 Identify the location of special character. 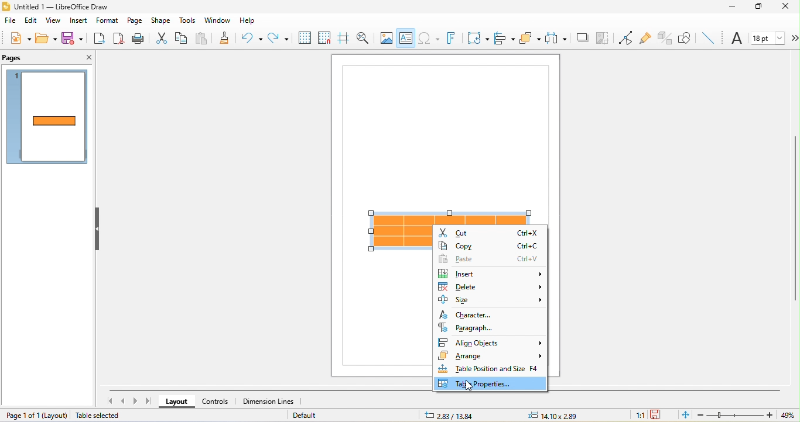
(429, 38).